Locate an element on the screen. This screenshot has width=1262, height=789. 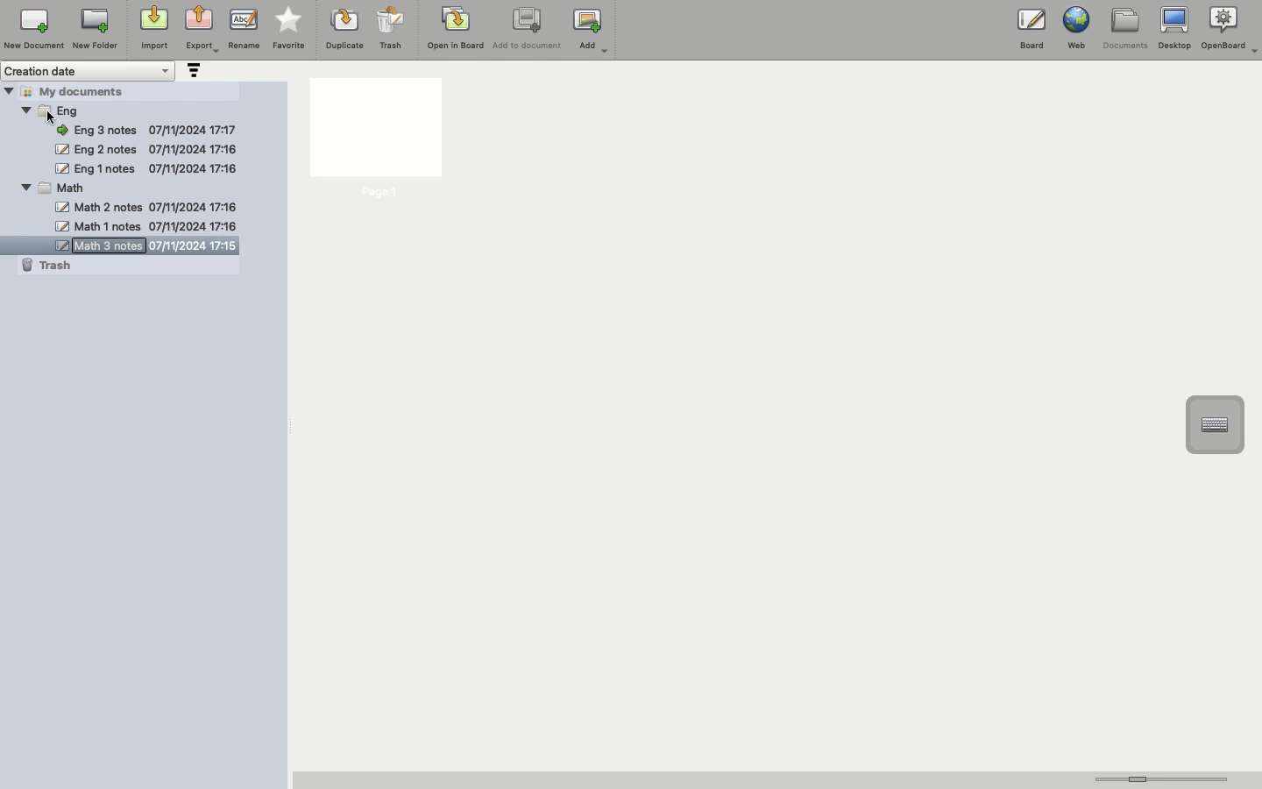
Rename is located at coordinates (244, 28).